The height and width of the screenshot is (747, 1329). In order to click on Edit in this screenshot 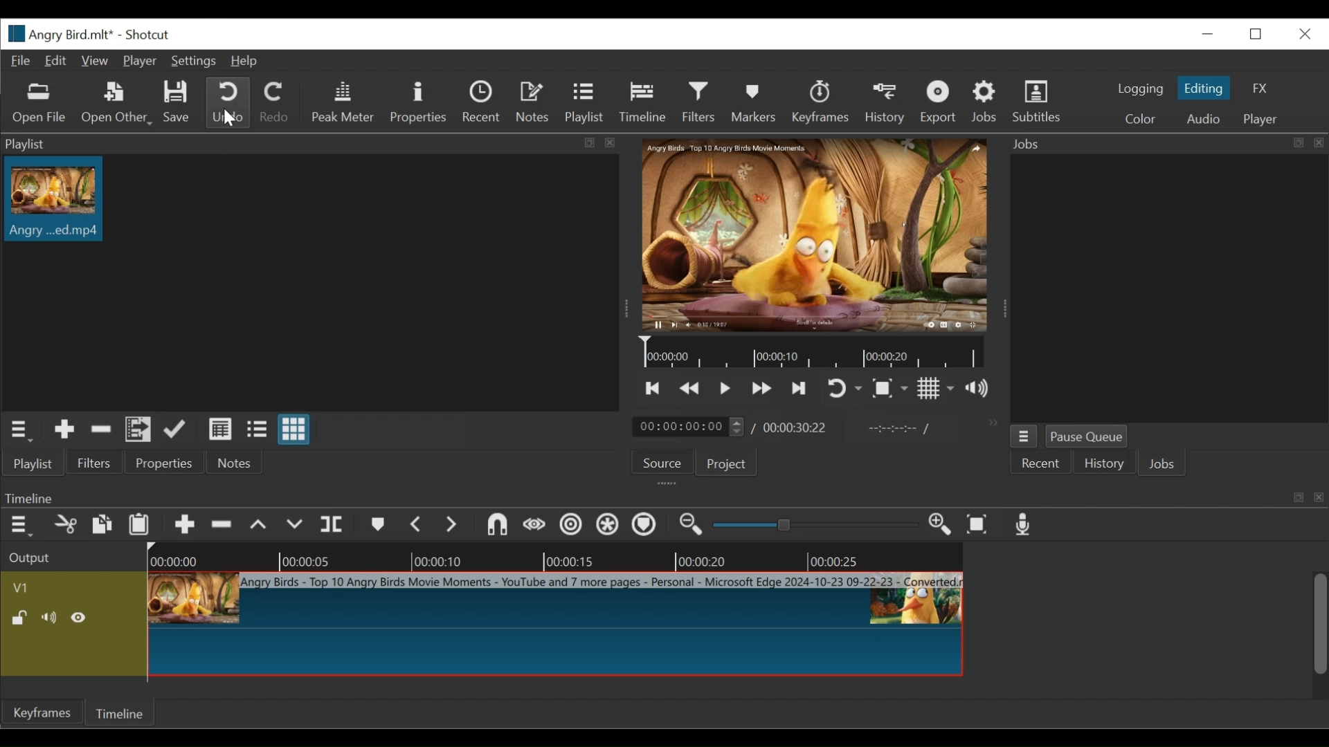, I will do `click(57, 62)`.